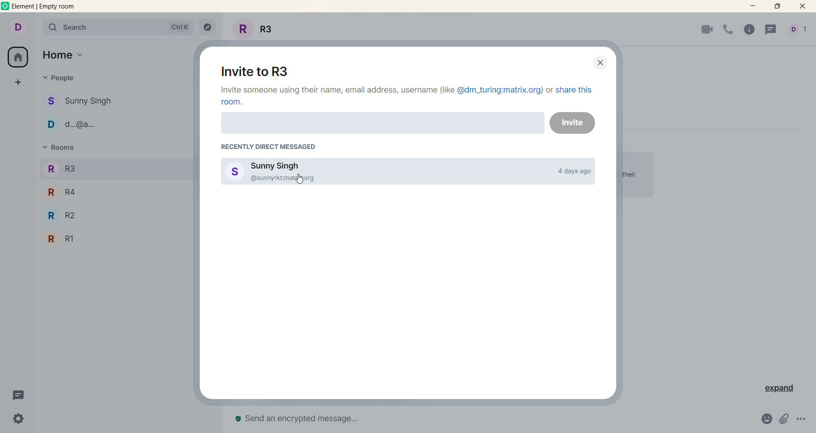 This screenshot has width=816, height=433. Describe the element at coordinates (209, 28) in the screenshot. I see `explore rooms` at that location.